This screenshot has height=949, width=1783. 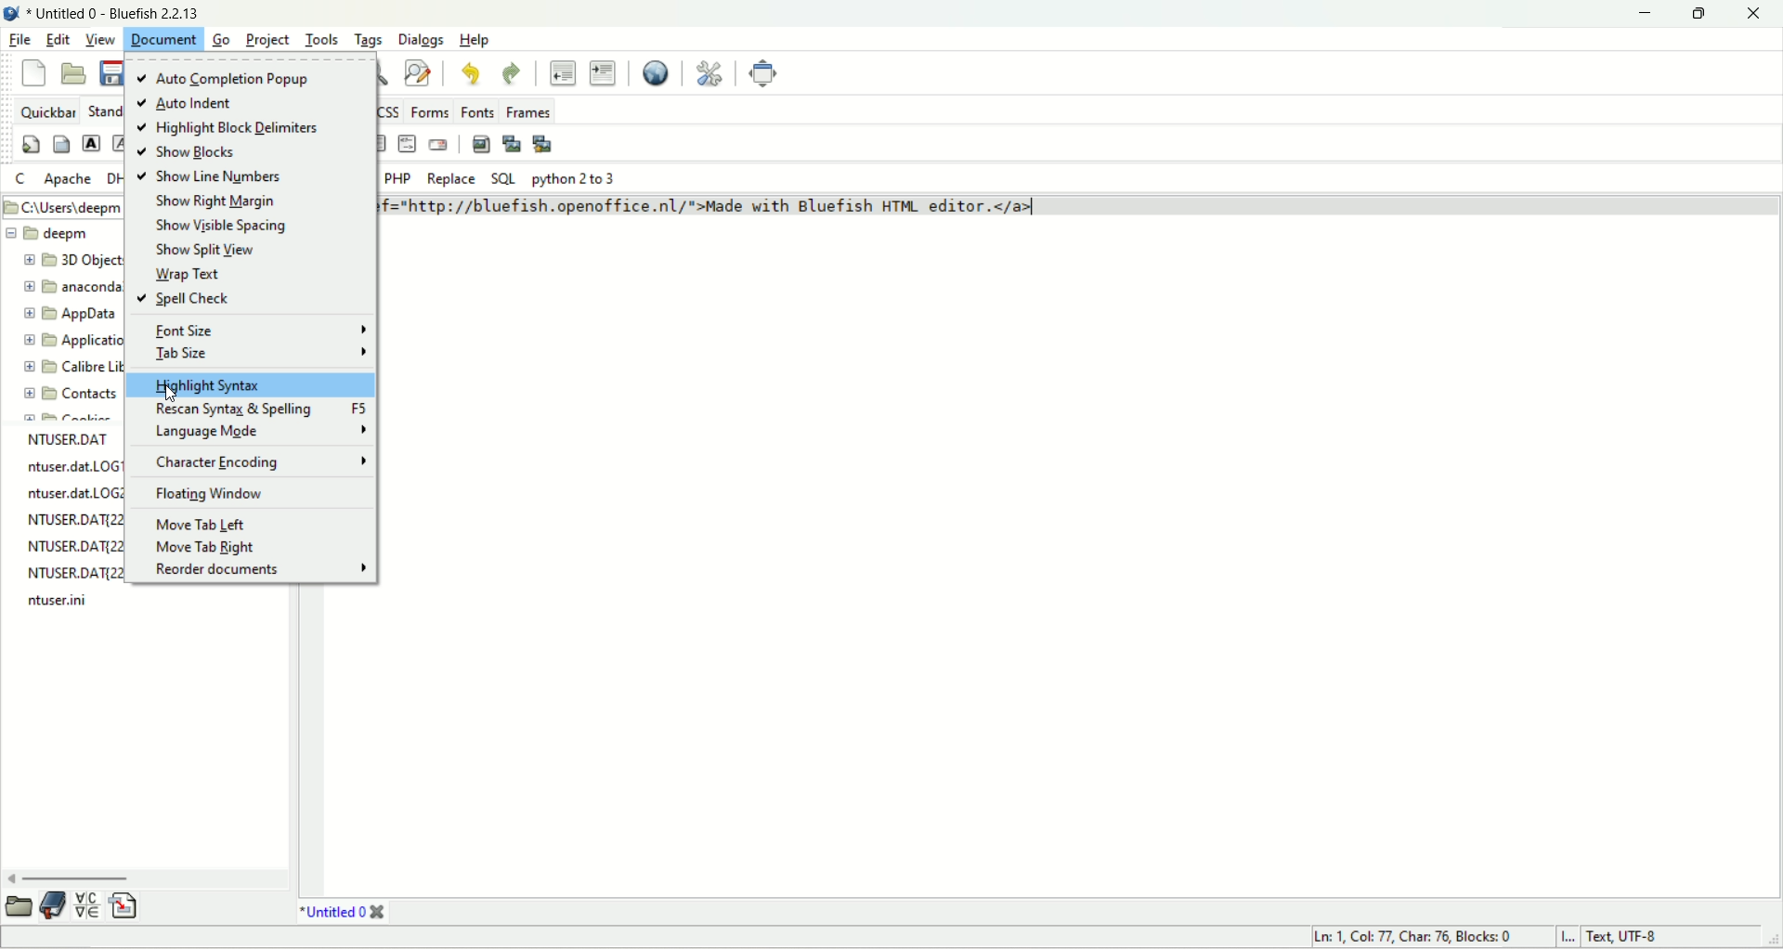 I want to click on title, so click(x=119, y=16).